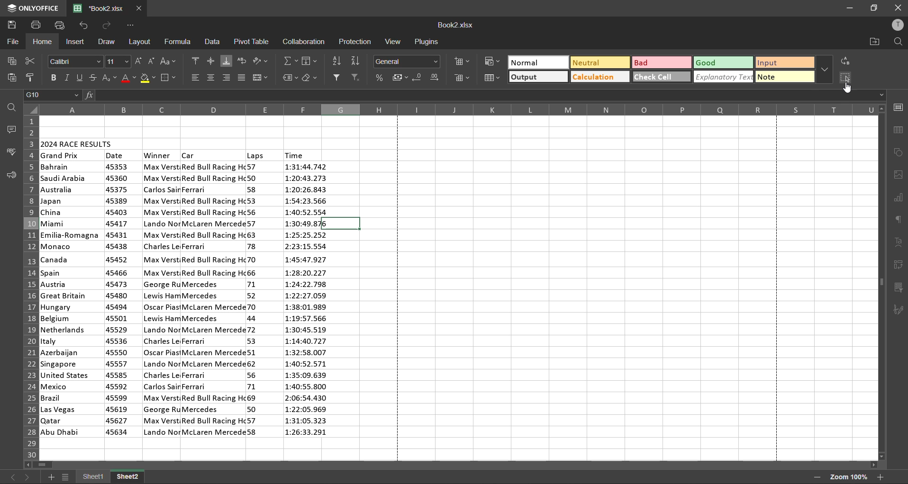 This screenshot has height=484, width=908. Describe the element at coordinates (43, 42) in the screenshot. I see `home` at that location.